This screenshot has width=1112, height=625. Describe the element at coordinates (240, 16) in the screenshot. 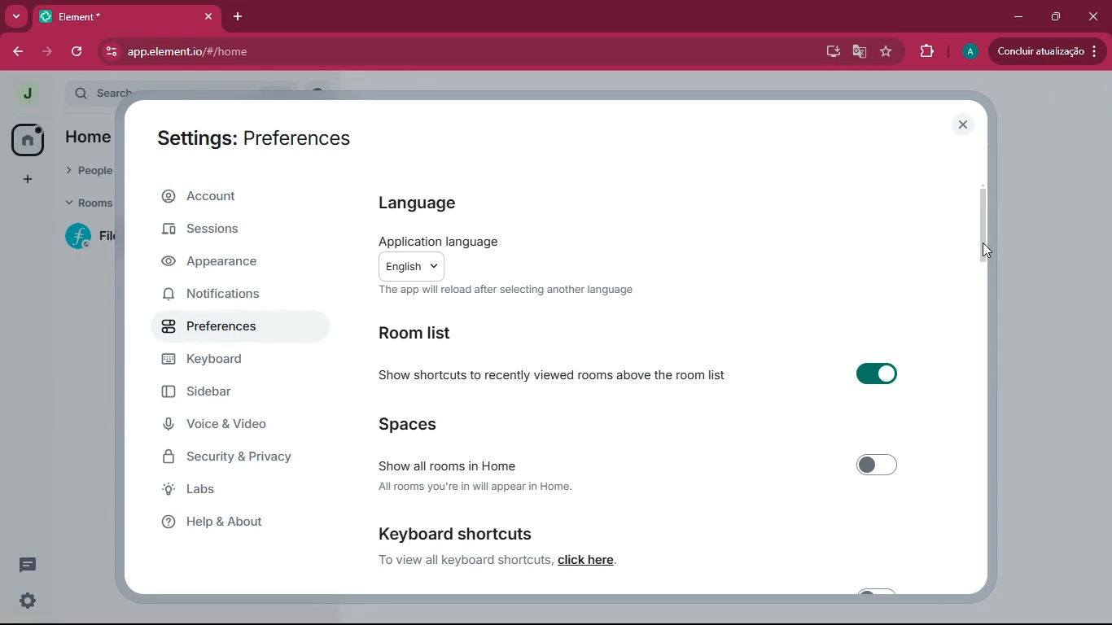

I see `add tab` at that location.